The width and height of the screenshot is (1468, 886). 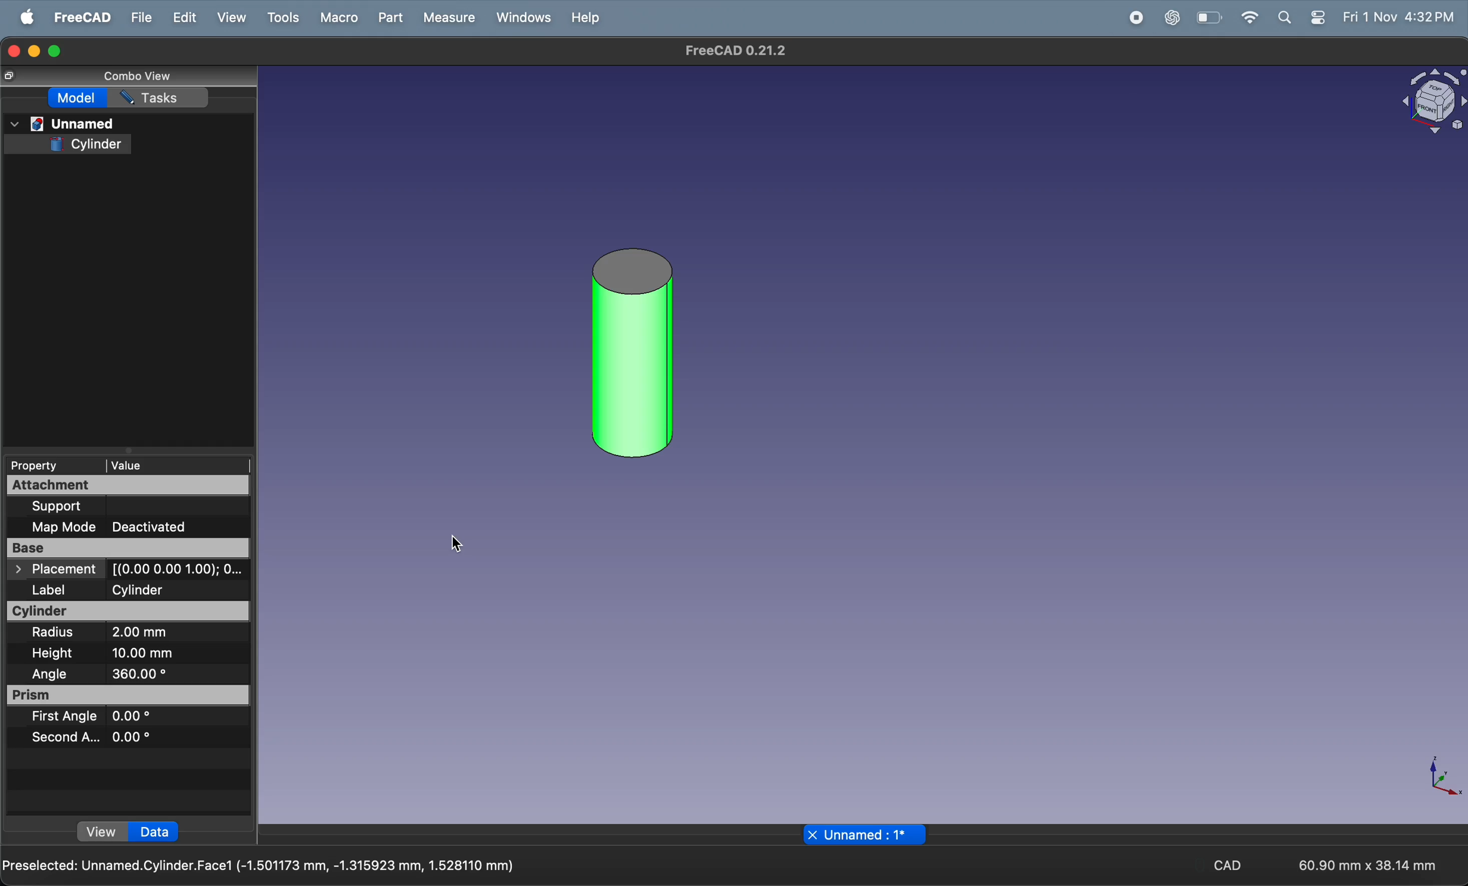 What do you see at coordinates (103, 832) in the screenshot?
I see `view` at bounding box center [103, 832].